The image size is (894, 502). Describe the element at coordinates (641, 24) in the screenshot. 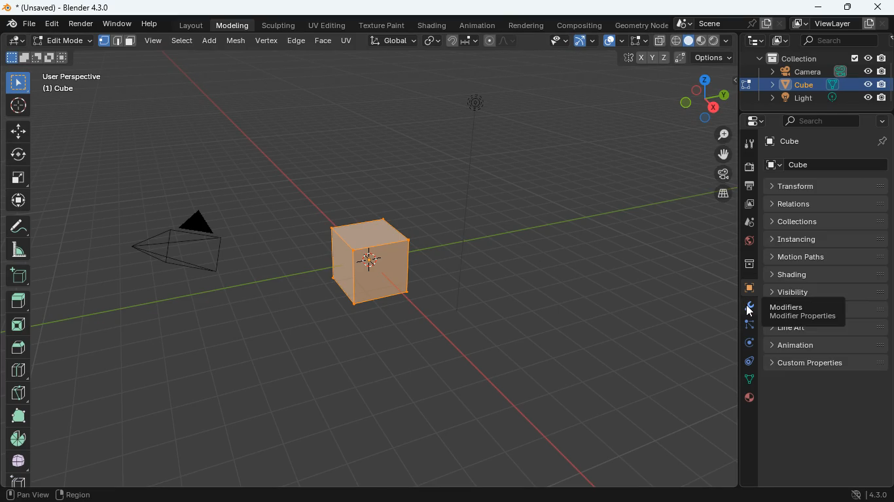

I see `geometry node` at that location.